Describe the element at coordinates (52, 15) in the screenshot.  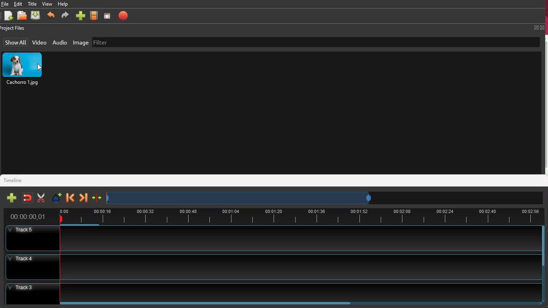
I see `back` at that location.